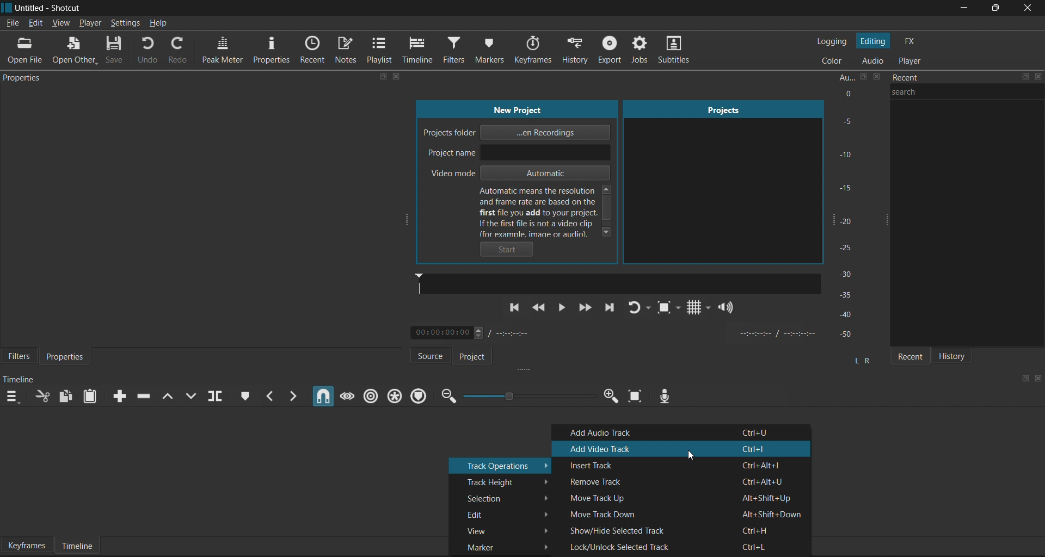  I want to click on Jobs, so click(638, 51).